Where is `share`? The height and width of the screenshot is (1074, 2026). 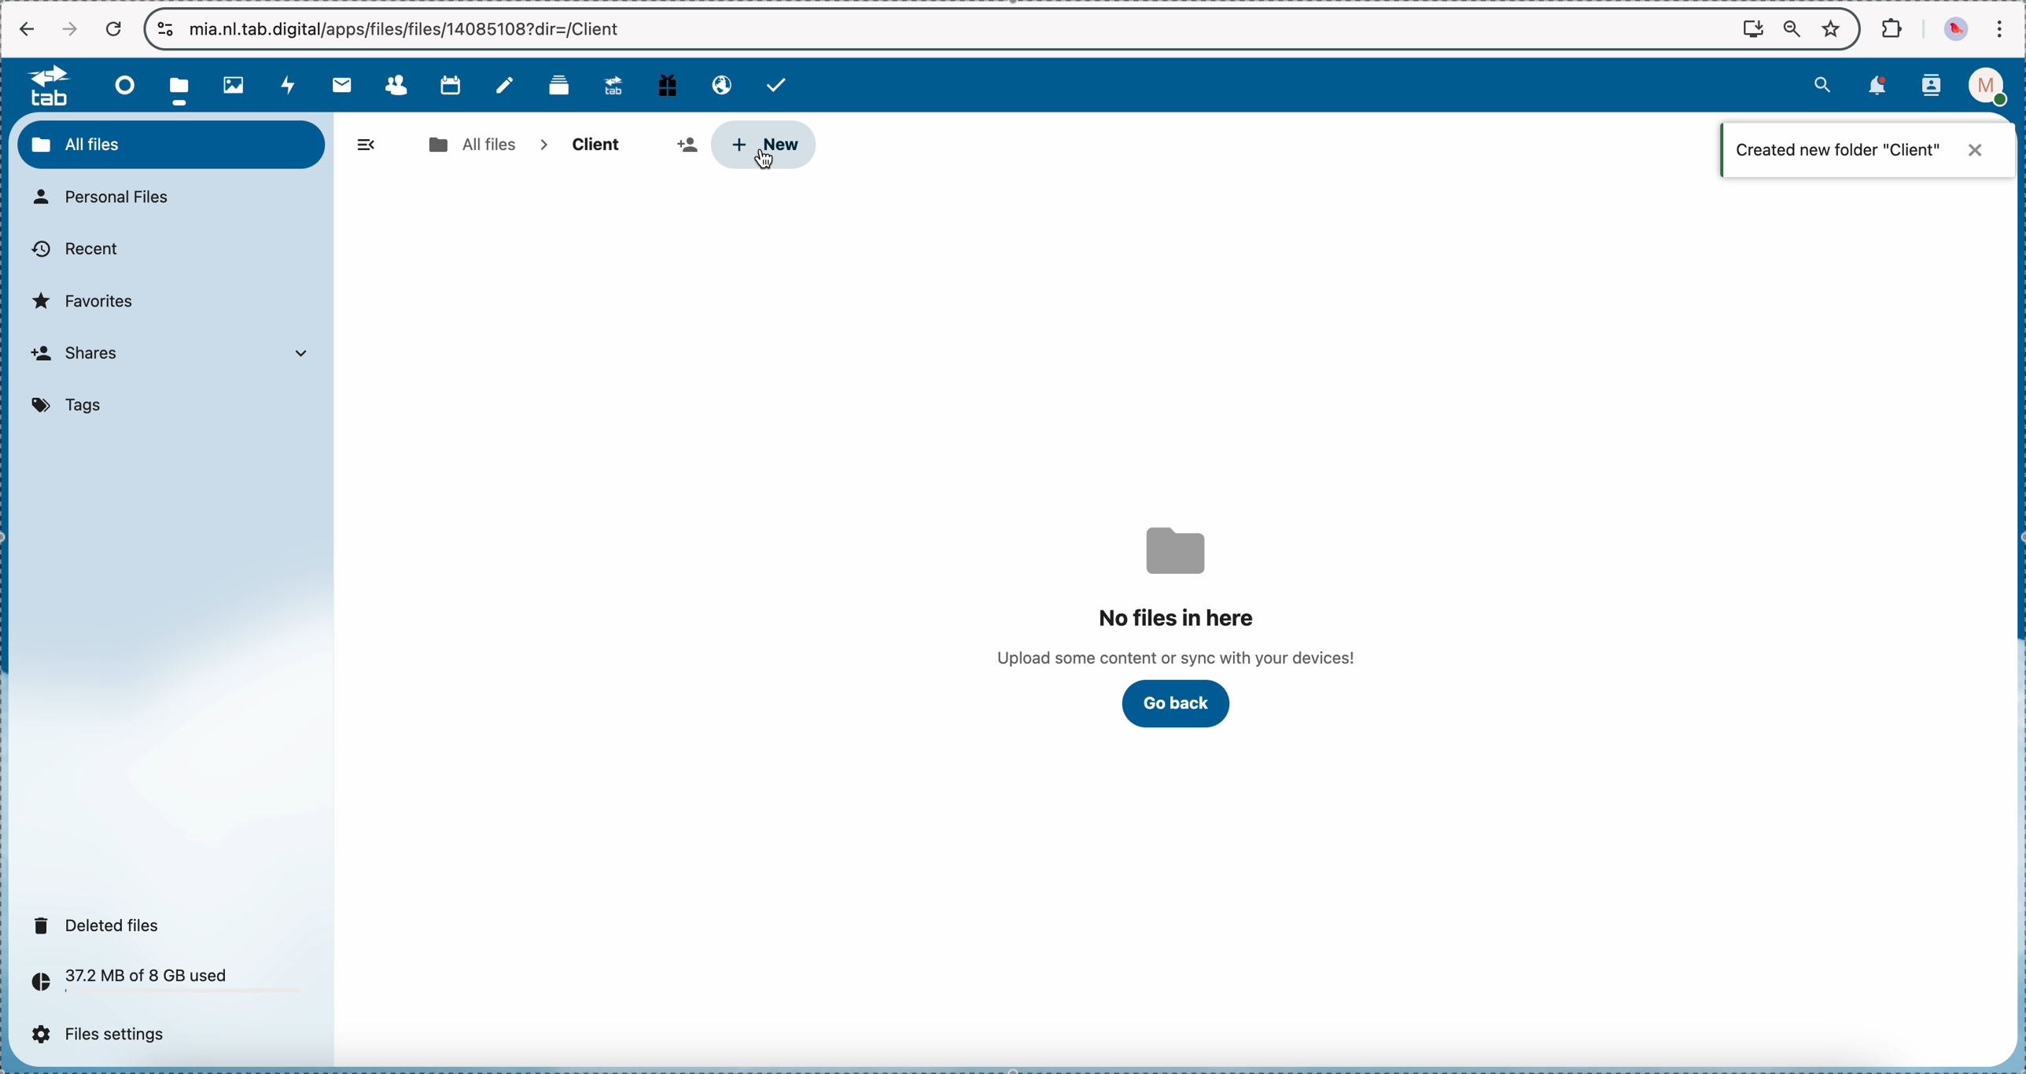
share is located at coordinates (686, 144).